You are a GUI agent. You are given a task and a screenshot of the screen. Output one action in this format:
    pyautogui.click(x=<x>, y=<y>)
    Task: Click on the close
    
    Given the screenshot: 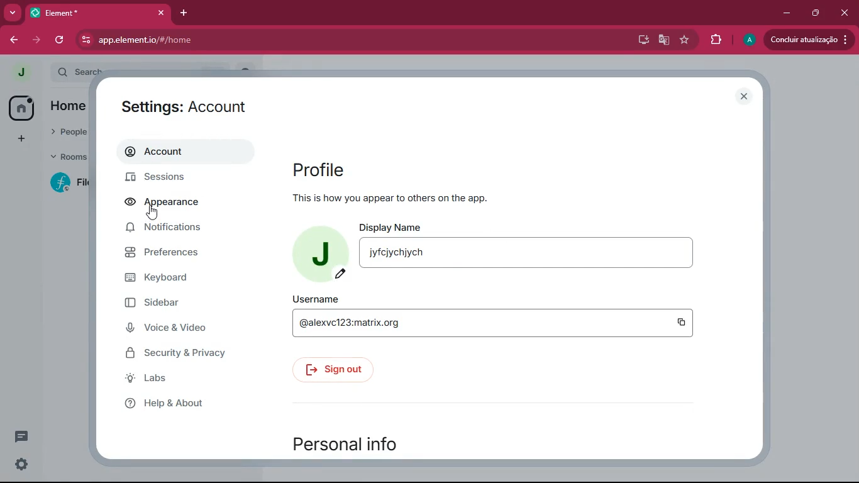 What is the action you would take?
    pyautogui.click(x=743, y=94)
    